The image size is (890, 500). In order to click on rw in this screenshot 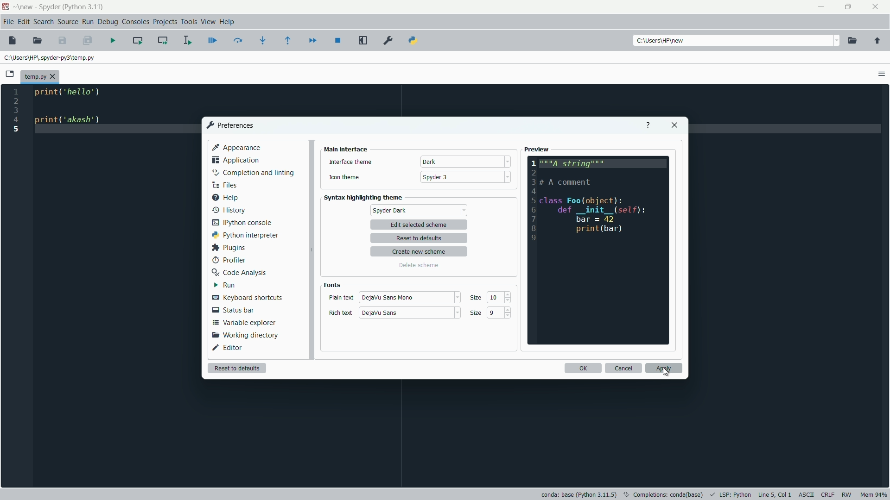, I will do `click(848, 494)`.